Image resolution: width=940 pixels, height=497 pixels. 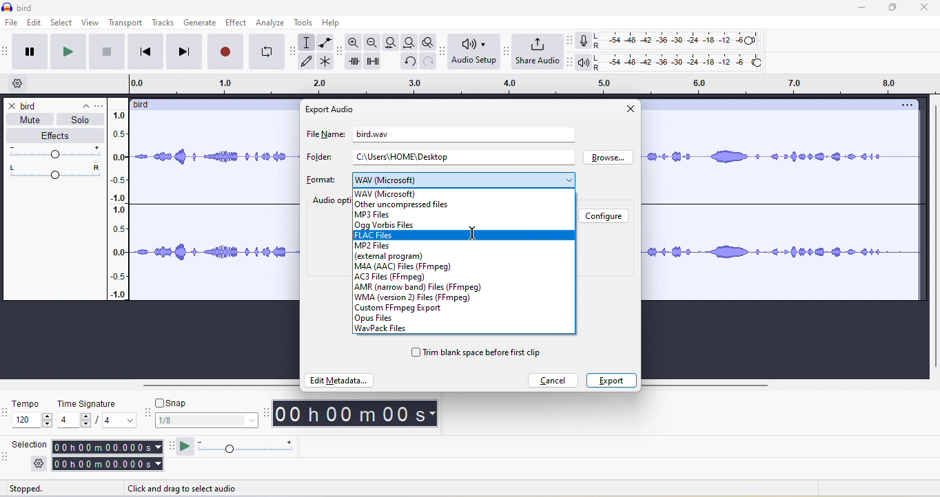 I want to click on open menu, so click(x=102, y=105).